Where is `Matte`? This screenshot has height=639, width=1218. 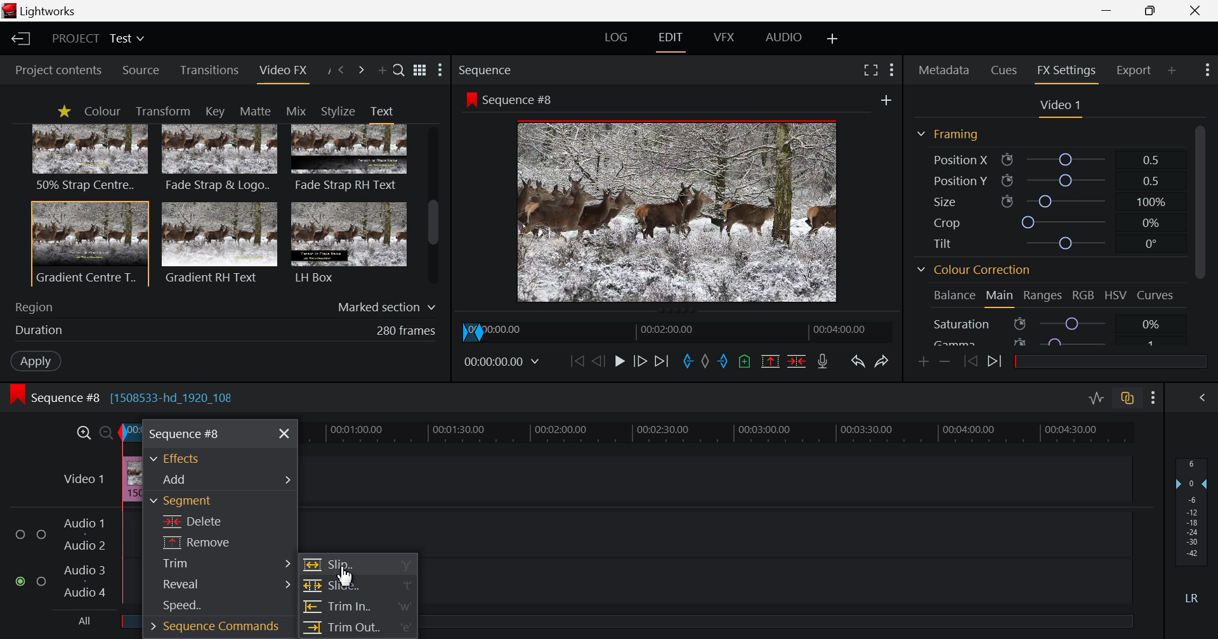
Matte is located at coordinates (254, 110).